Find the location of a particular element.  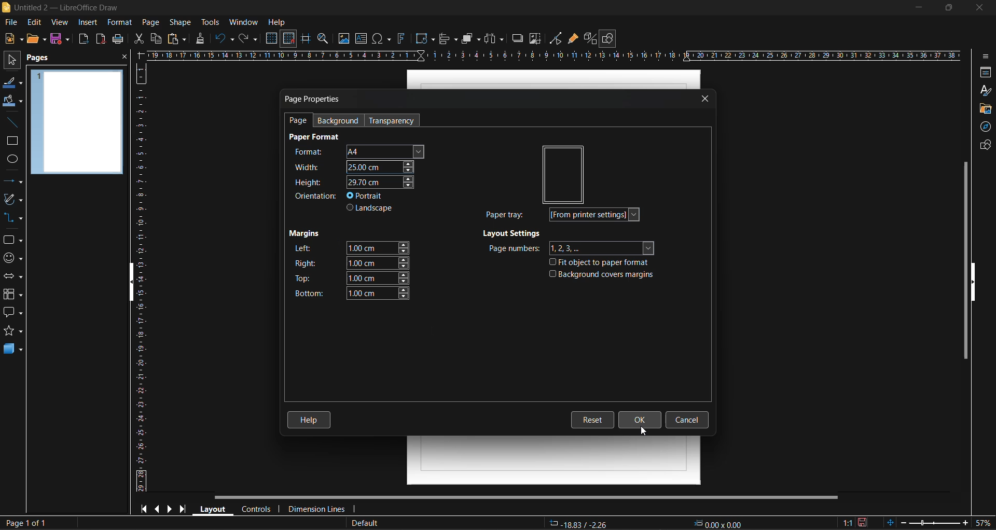

insert line is located at coordinates (10, 123).